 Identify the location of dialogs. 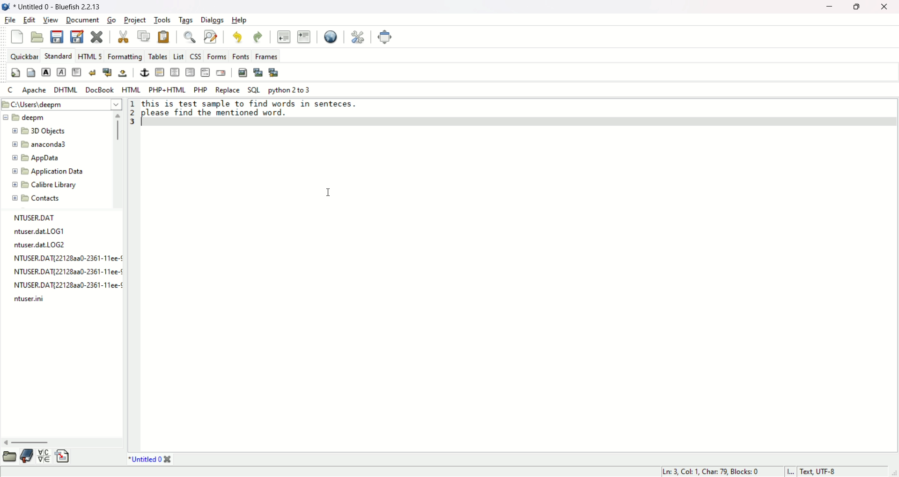
(211, 19).